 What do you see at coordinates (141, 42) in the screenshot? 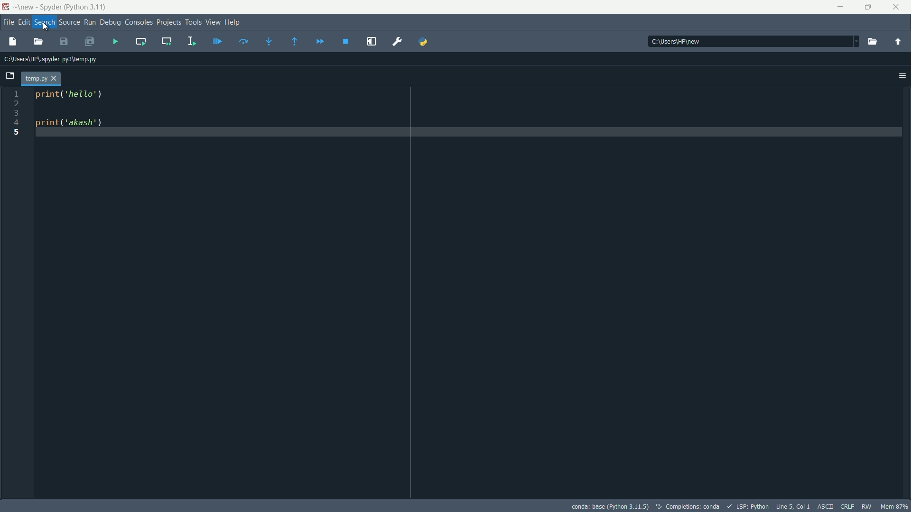
I see `run current cell` at bounding box center [141, 42].